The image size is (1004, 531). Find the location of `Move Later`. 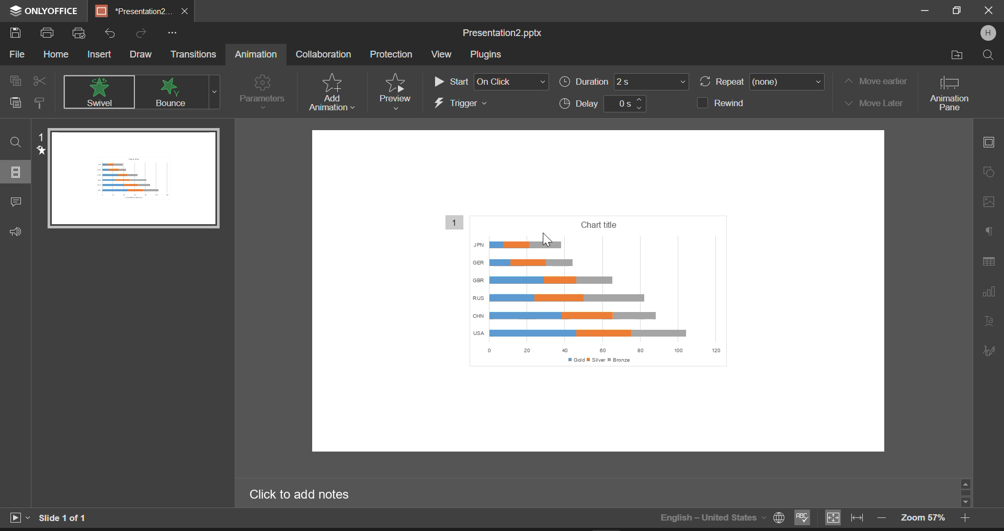

Move Later is located at coordinates (873, 103).